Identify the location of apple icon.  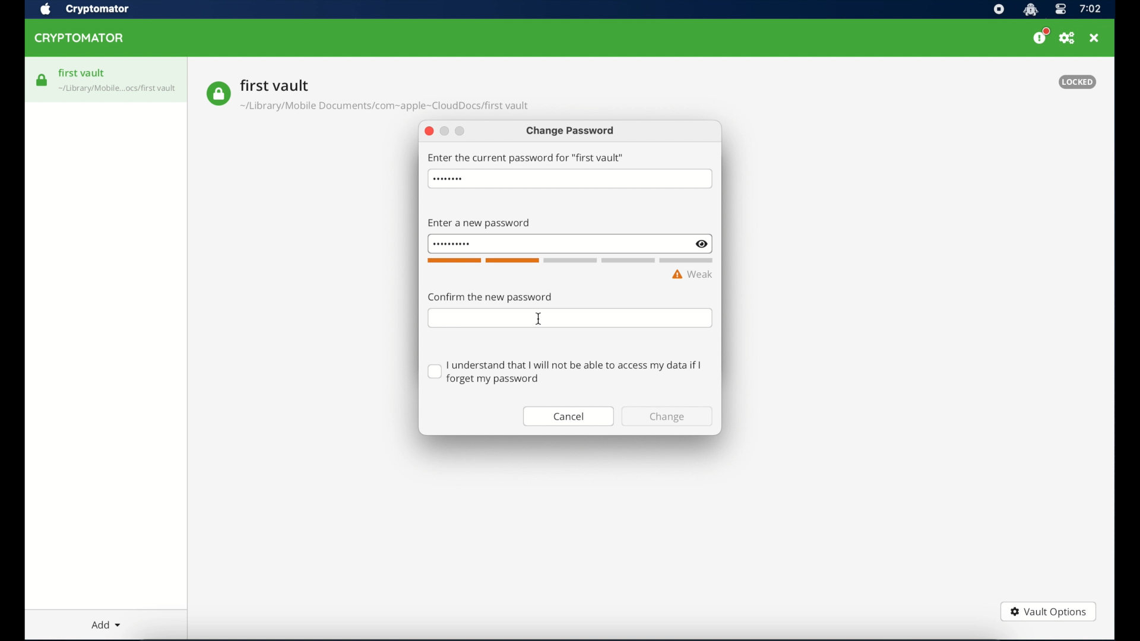
(45, 9).